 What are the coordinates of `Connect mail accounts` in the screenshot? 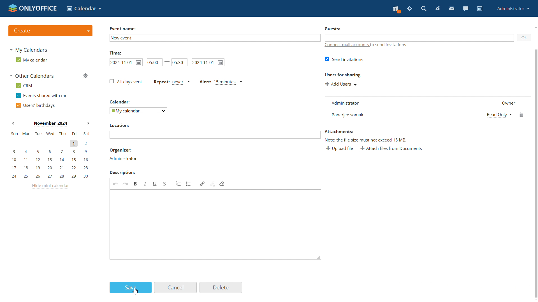 It's located at (347, 45).